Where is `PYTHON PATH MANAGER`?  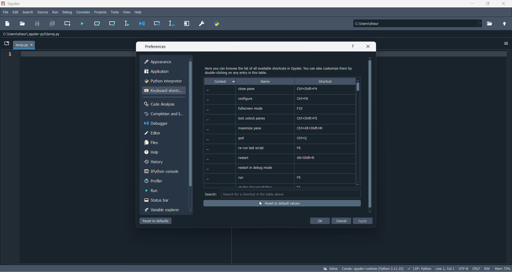
PYTHON PATH MANAGER is located at coordinates (217, 24).